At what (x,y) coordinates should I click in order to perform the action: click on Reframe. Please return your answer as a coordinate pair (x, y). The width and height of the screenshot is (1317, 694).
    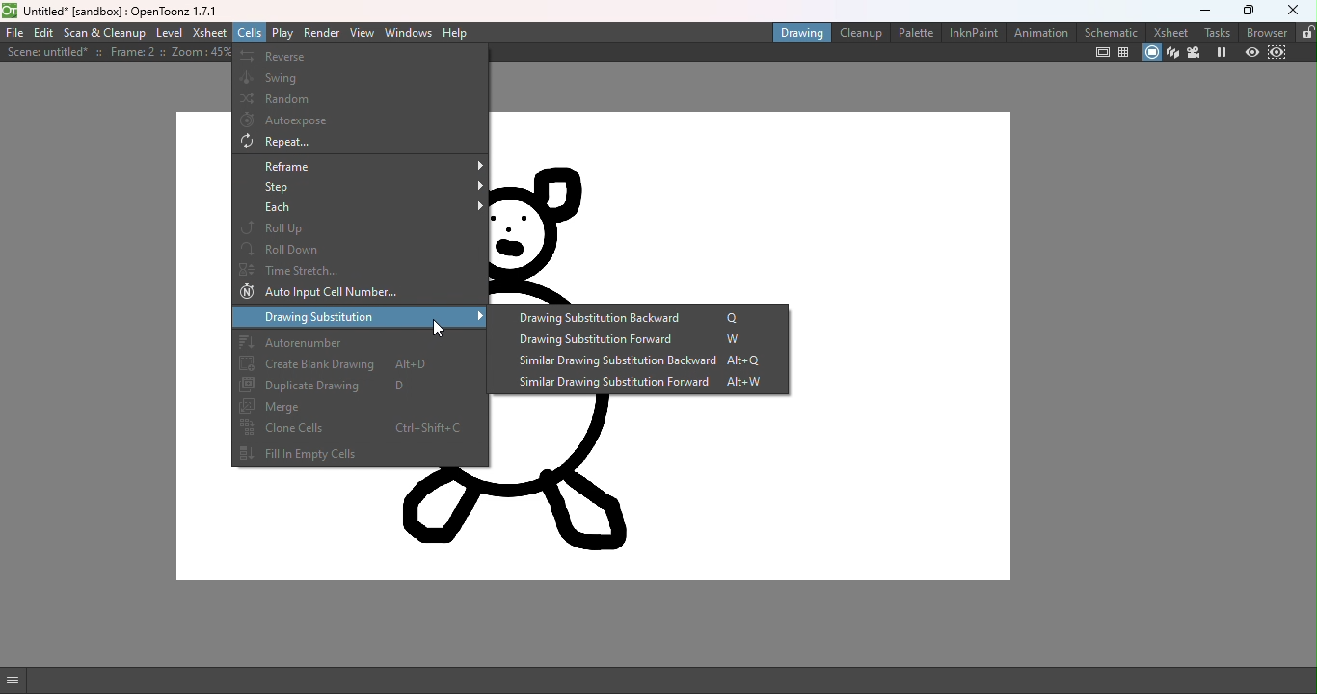
    Looking at the image, I should click on (360, 166).